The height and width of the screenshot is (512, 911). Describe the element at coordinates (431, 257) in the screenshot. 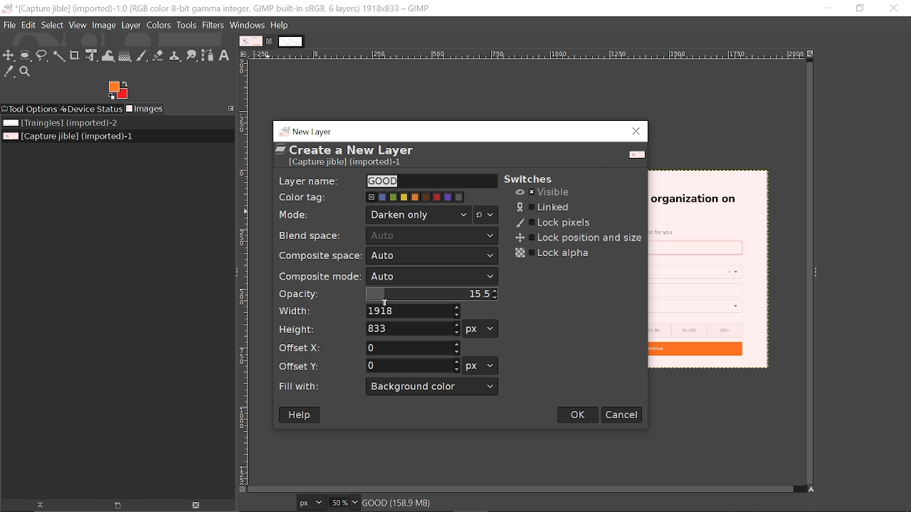

I see `Composite space` at that location.